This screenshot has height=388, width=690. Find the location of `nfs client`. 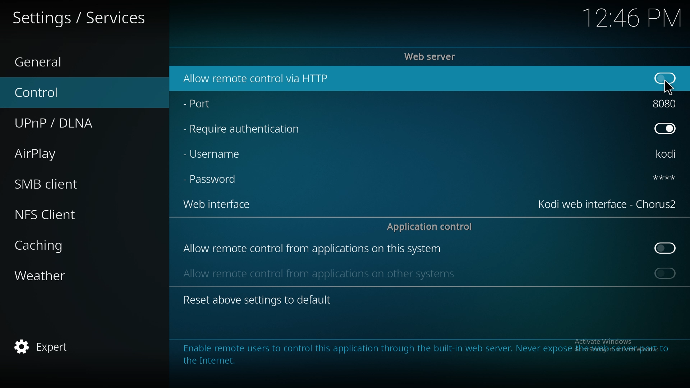

nfs client is located at coordinates (59, 214).